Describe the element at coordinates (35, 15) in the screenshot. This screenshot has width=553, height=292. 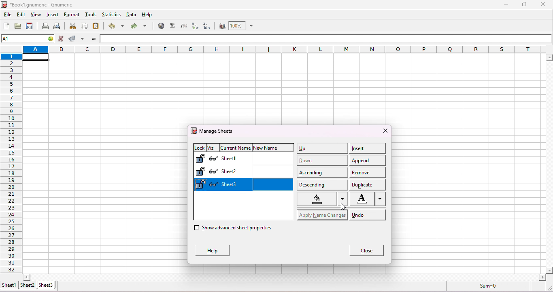
I see `view` at that location.